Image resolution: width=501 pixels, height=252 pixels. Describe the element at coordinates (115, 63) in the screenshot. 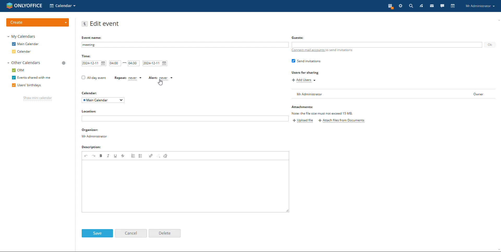

I see `start time` at that location.